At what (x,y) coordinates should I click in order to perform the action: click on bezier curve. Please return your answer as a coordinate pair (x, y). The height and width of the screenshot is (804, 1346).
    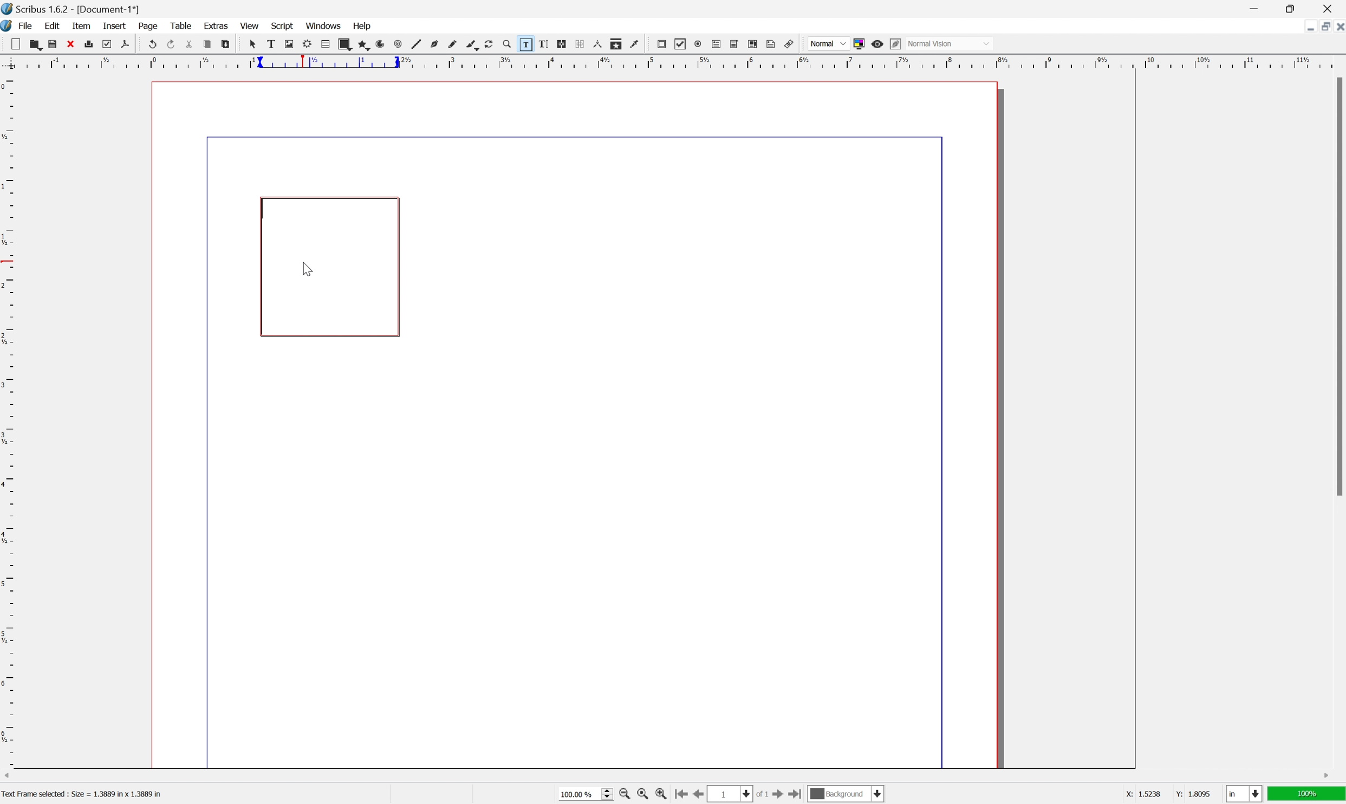
    Looking at the image, I should click on (472, 46).